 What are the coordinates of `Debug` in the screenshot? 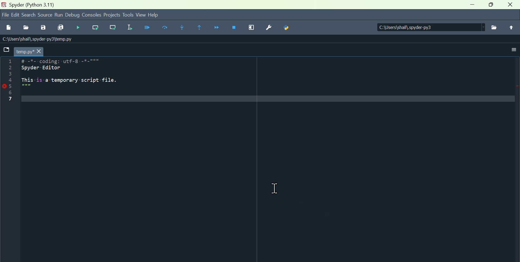 It's located at (73, 15).